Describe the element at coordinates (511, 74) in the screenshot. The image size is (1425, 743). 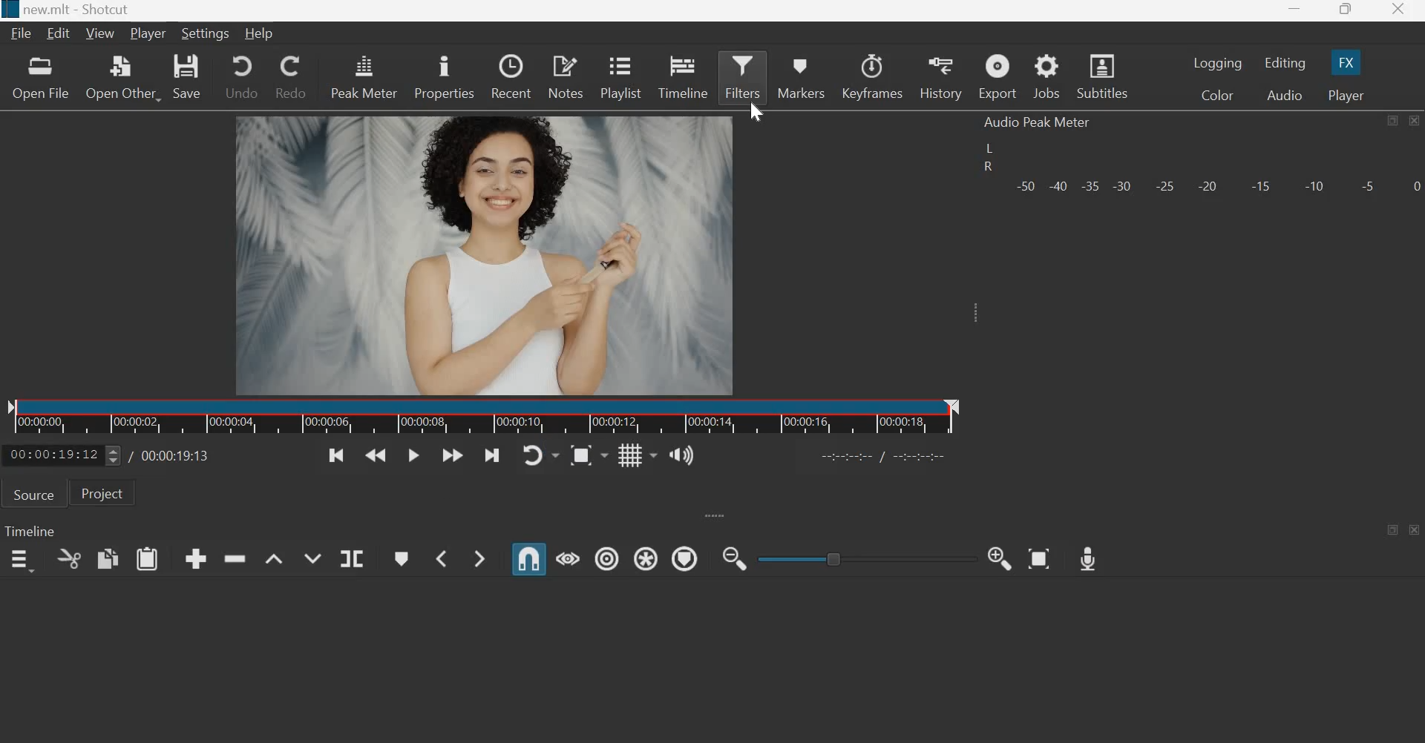
I see `recent` at that location.